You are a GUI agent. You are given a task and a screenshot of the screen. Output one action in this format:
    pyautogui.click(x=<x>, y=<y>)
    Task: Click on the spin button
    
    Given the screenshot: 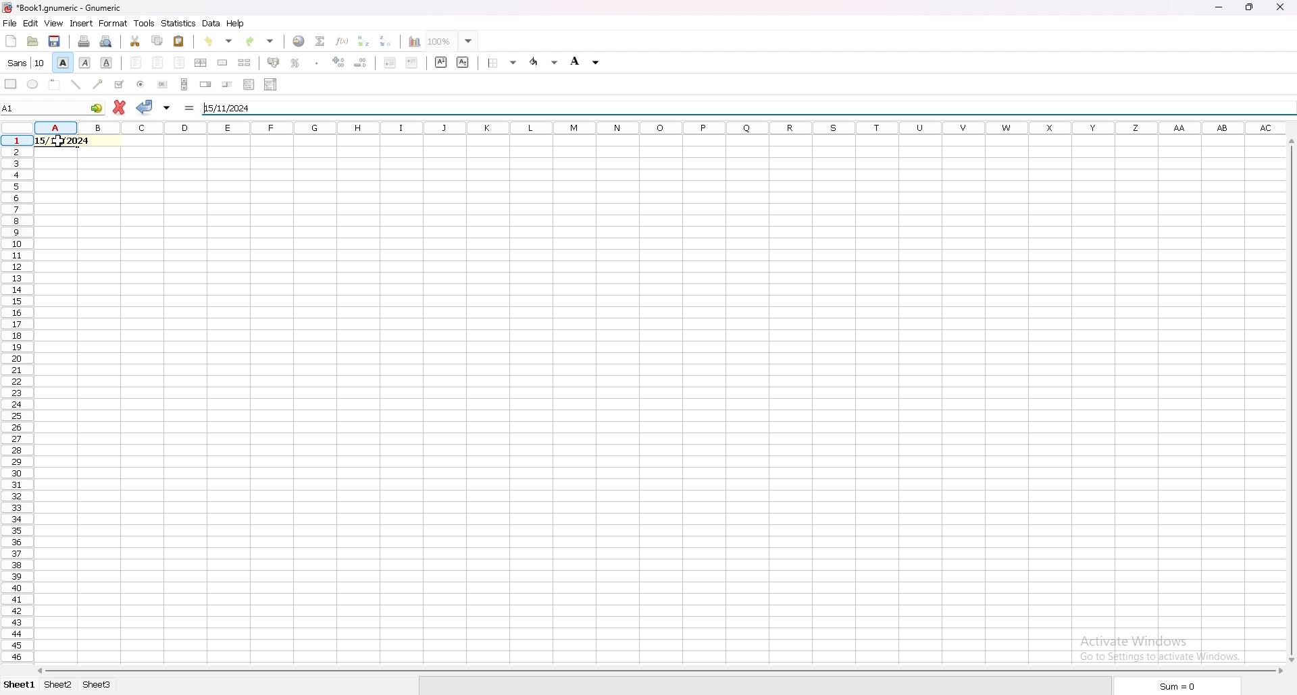 What is the action you would take?
    pyautogui.click(x=205, y=83)
    